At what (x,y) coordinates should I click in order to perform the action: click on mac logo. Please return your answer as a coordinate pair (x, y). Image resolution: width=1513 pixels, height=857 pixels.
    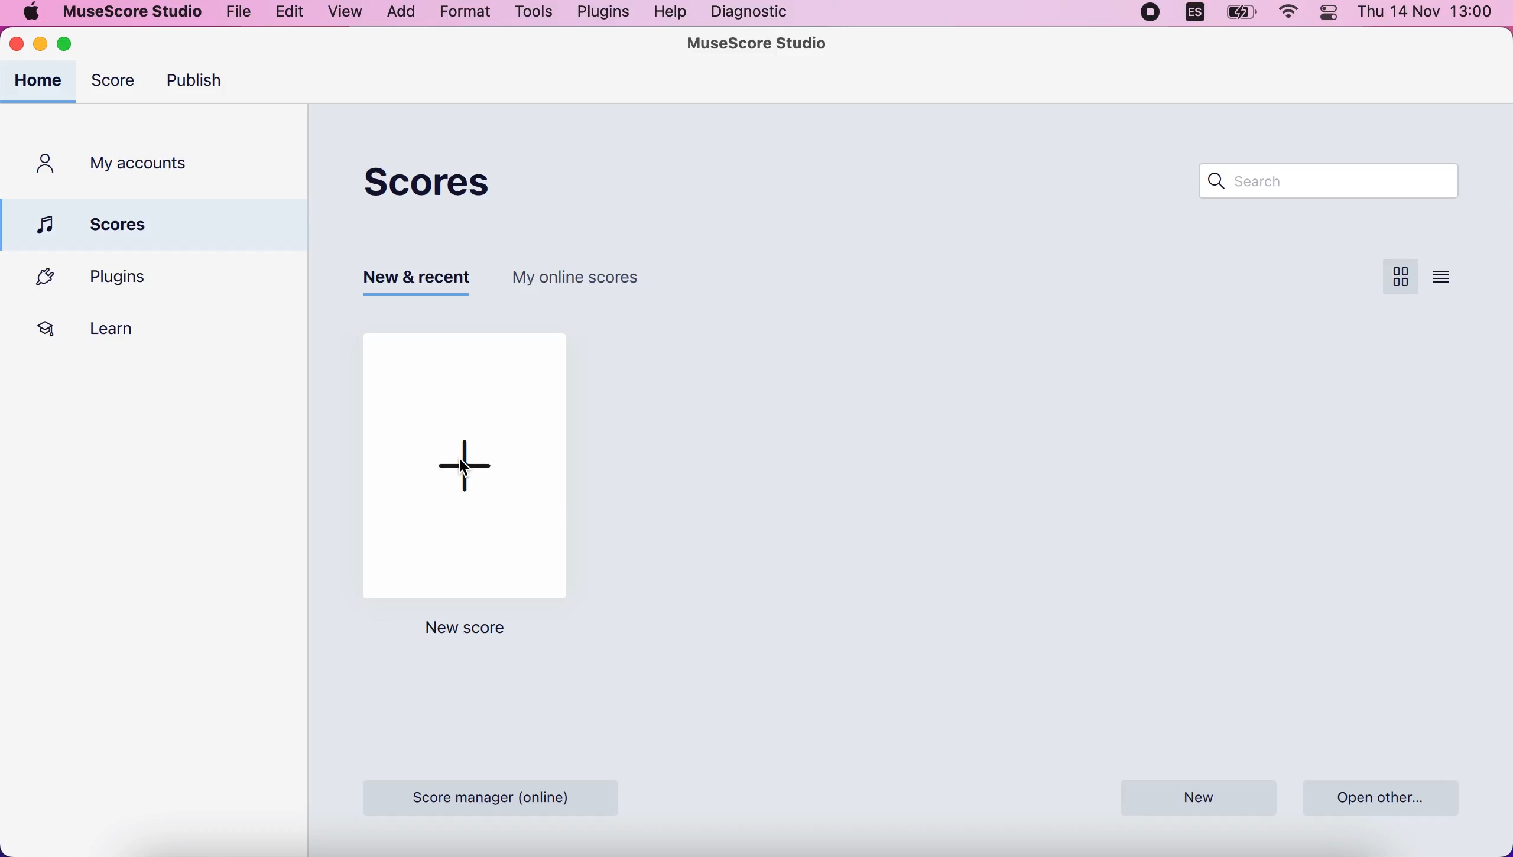
    Looking at the image, I should click on (30, 11).